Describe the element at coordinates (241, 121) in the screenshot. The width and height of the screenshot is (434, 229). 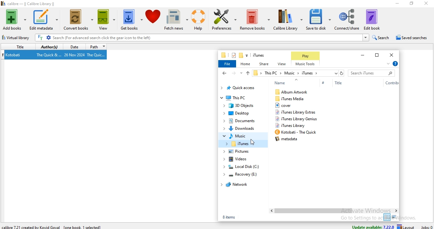
I see `documents` at that location.